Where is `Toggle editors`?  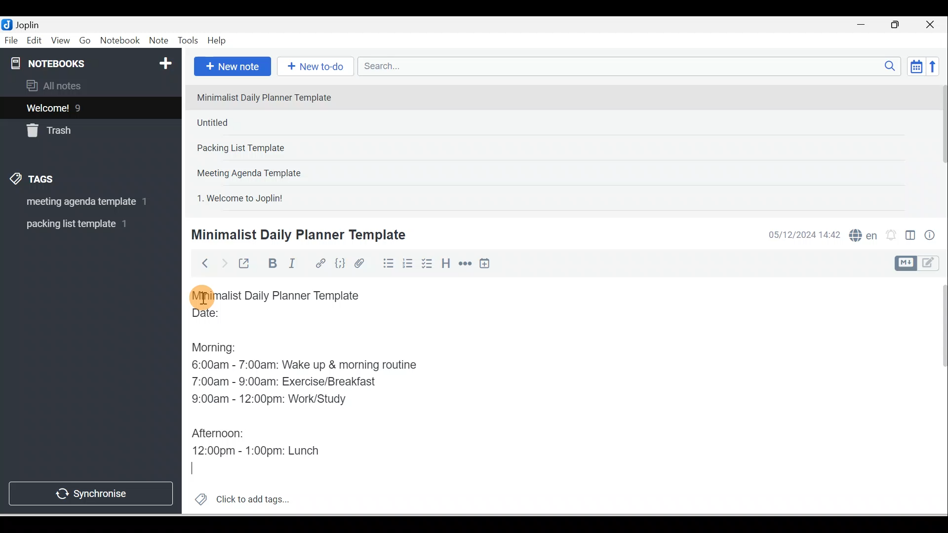 Toggle editors is located at coordinates (910, 237).